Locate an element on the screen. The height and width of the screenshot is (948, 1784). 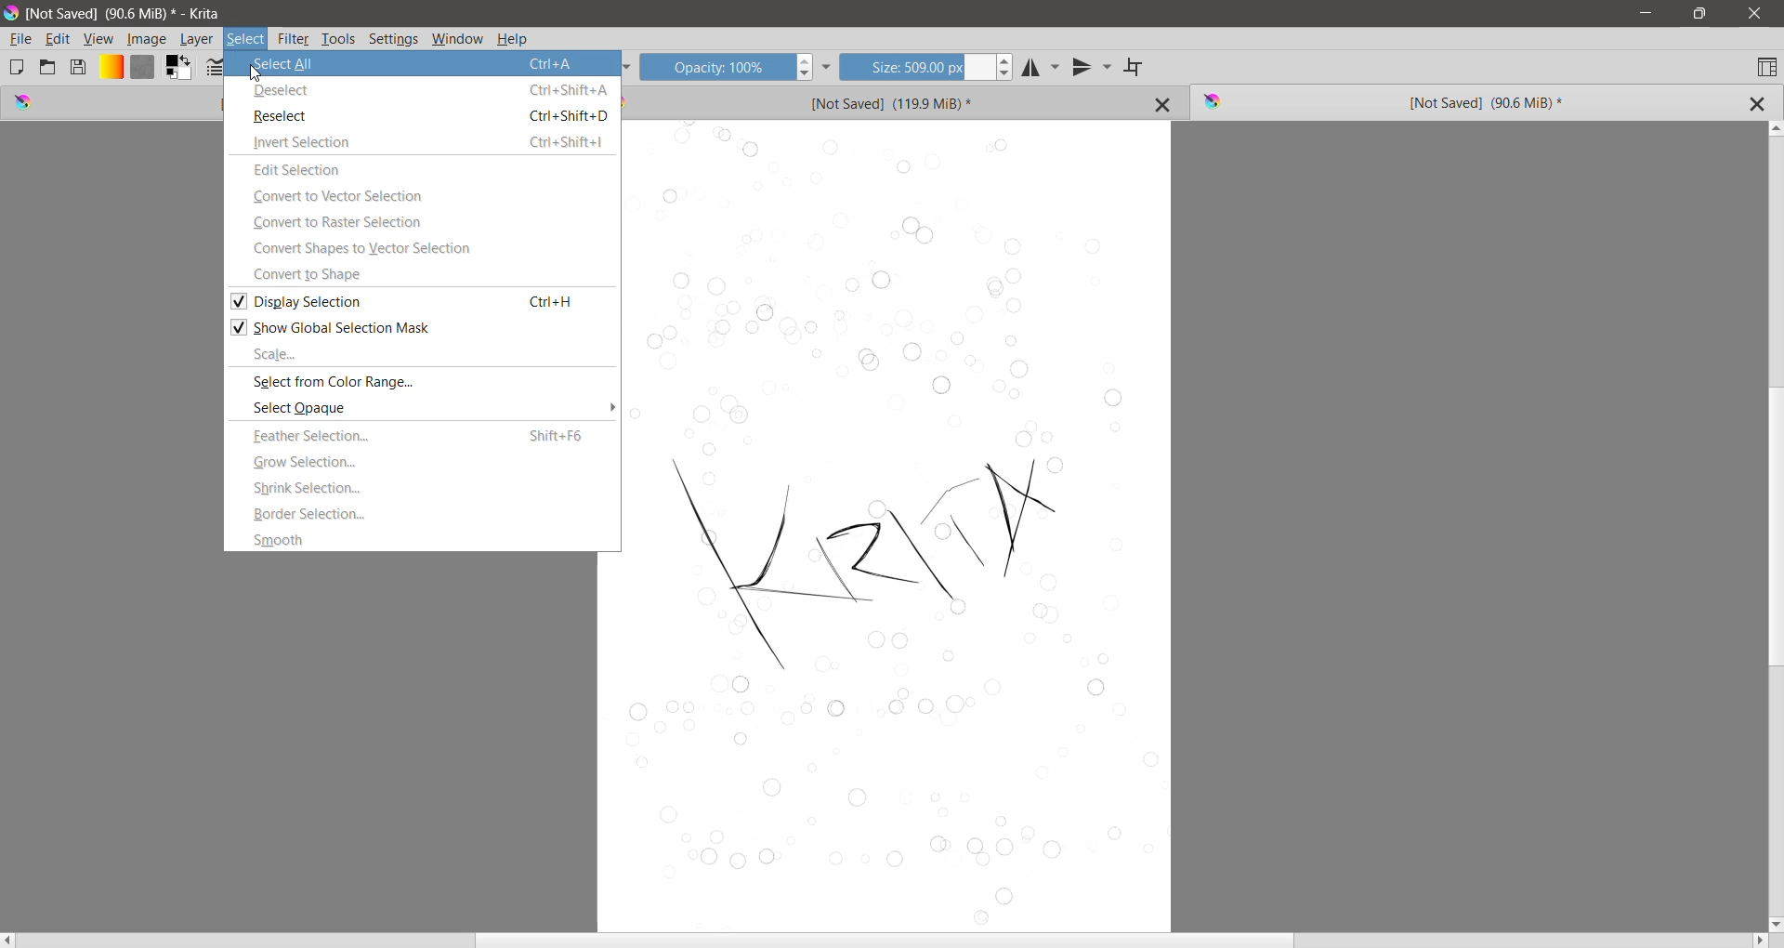
Canvas is located at coordinates (901, 526).